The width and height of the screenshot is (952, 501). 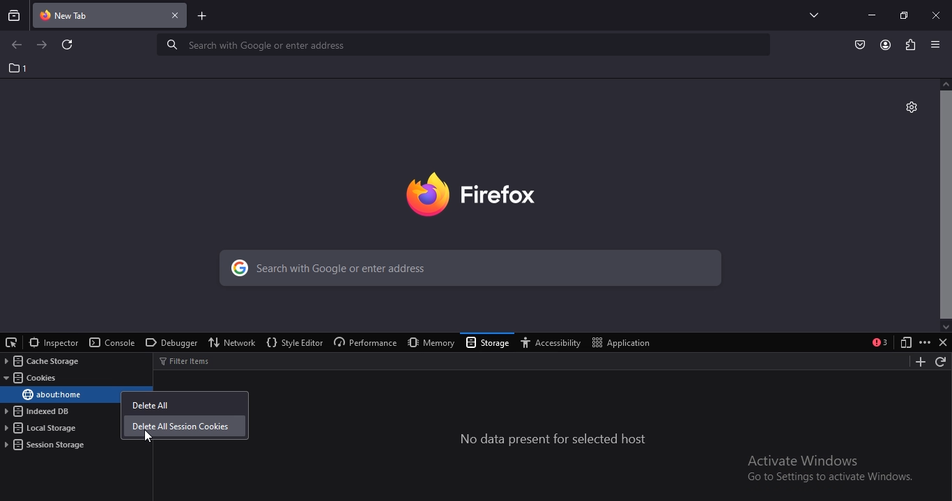 What do you see at coordinates (945, 204) in the screenshot?
I see `scroll bar` at bounding box center [945, 204].